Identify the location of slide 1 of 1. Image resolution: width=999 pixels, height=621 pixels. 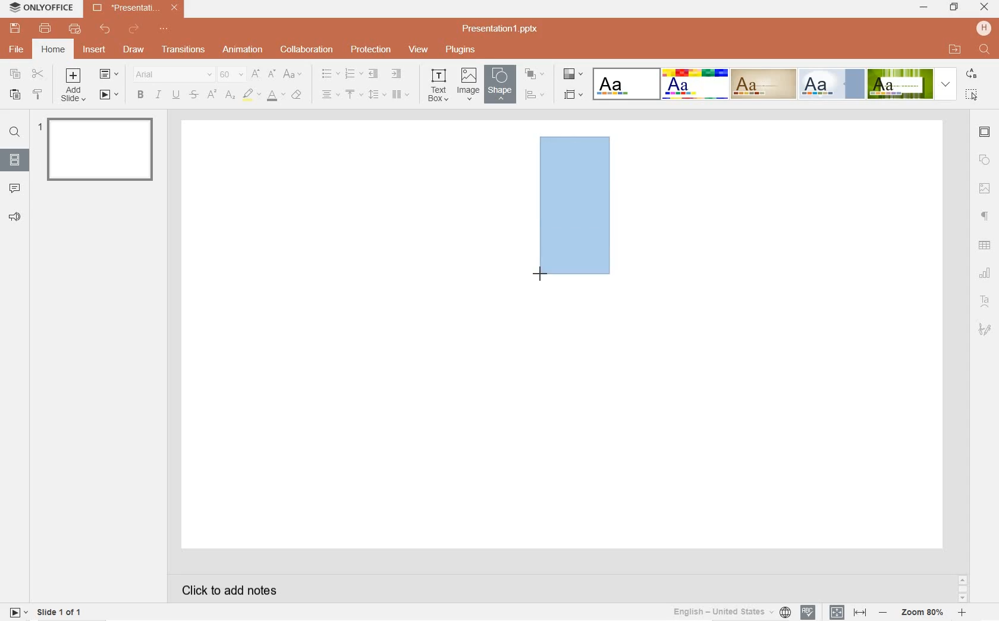
(61, 614).